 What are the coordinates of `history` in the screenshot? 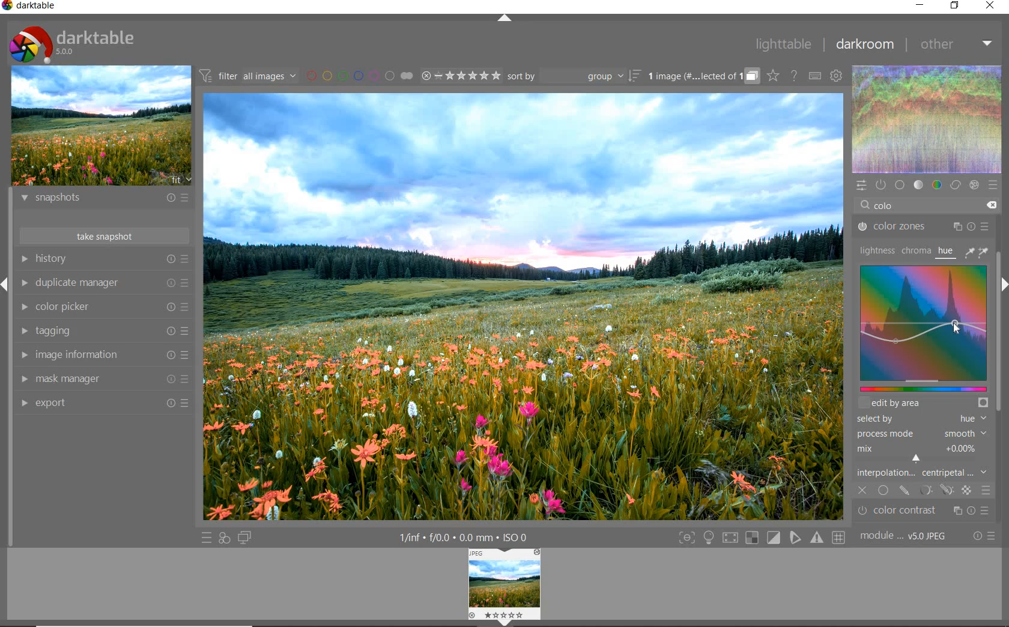 It's located at (103, 258).